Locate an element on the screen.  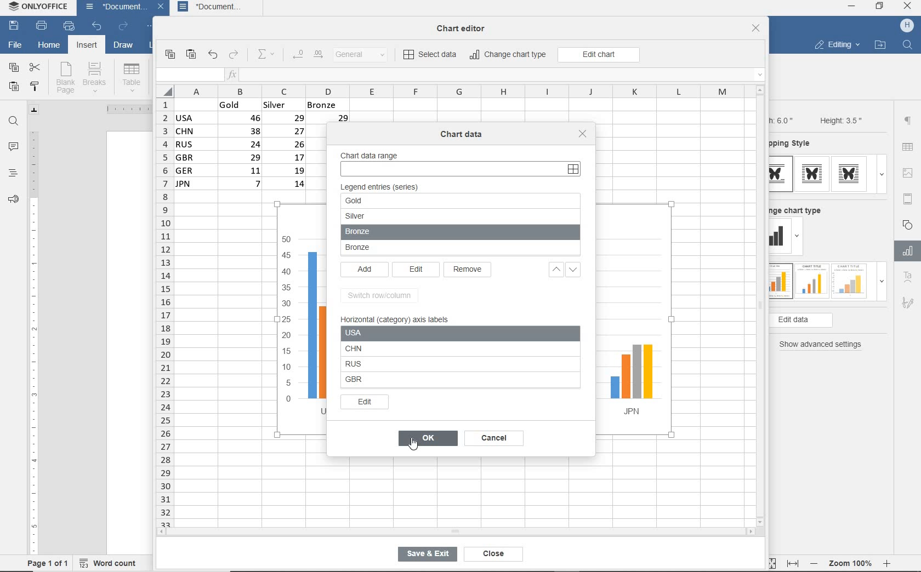
search is located at coordinates (909, 44).